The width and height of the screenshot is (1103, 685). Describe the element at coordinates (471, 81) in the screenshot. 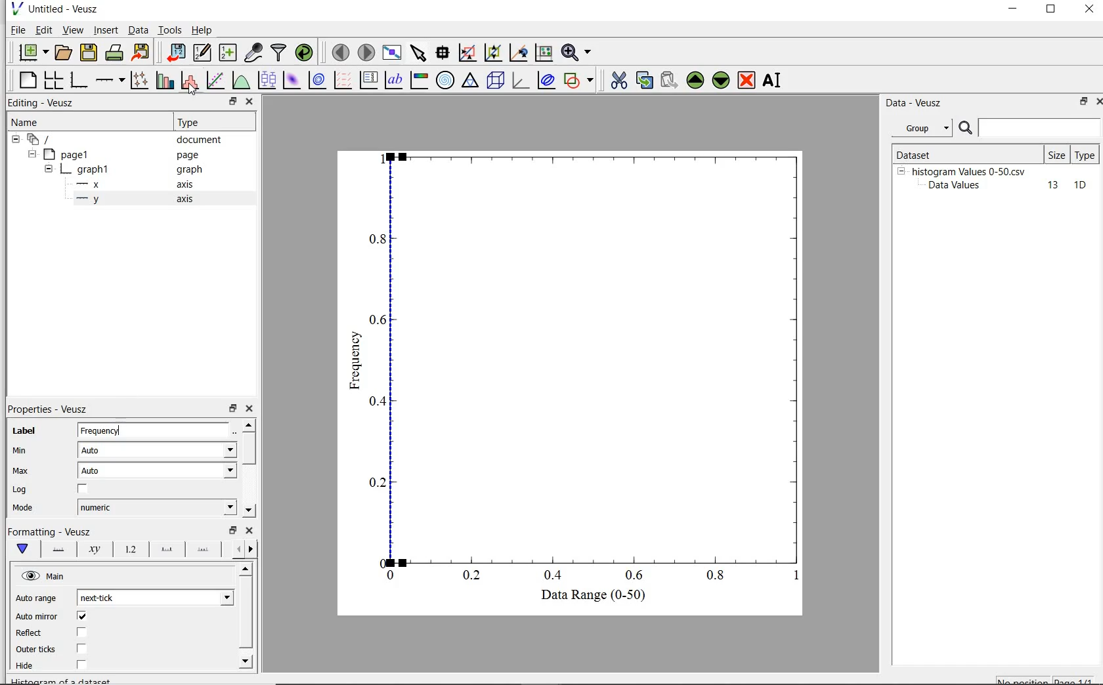

I see `ternary graph` at that location.